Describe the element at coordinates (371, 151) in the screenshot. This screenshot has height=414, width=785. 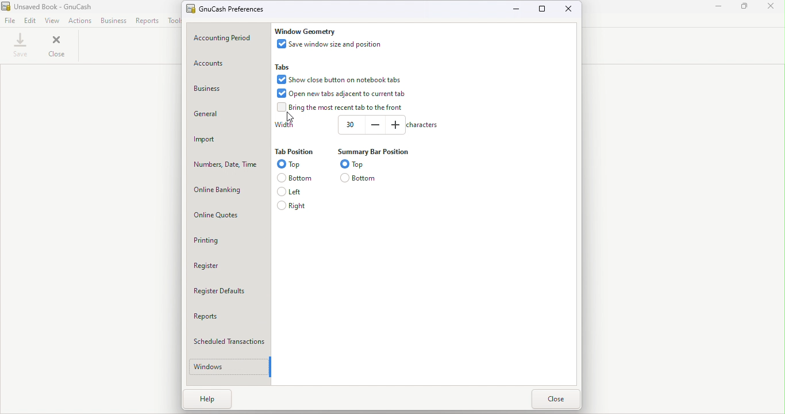
I see `Summary bar position` at that location.